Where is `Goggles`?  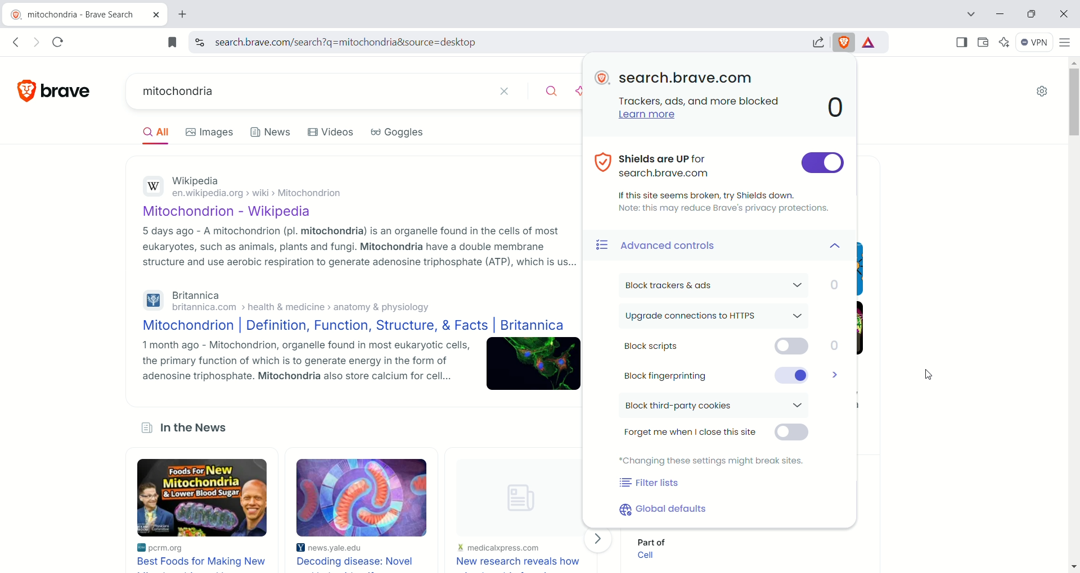
Goggles is located at coordinates (399, 133).